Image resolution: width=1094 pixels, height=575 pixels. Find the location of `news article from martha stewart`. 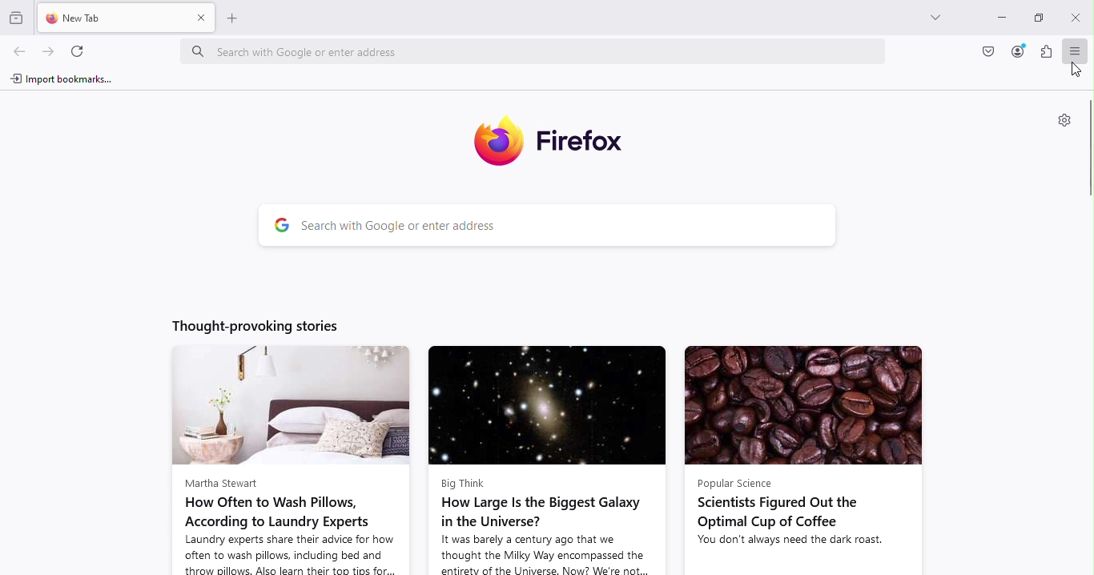

news article from martha stewart is located at coordinates (286, 460).